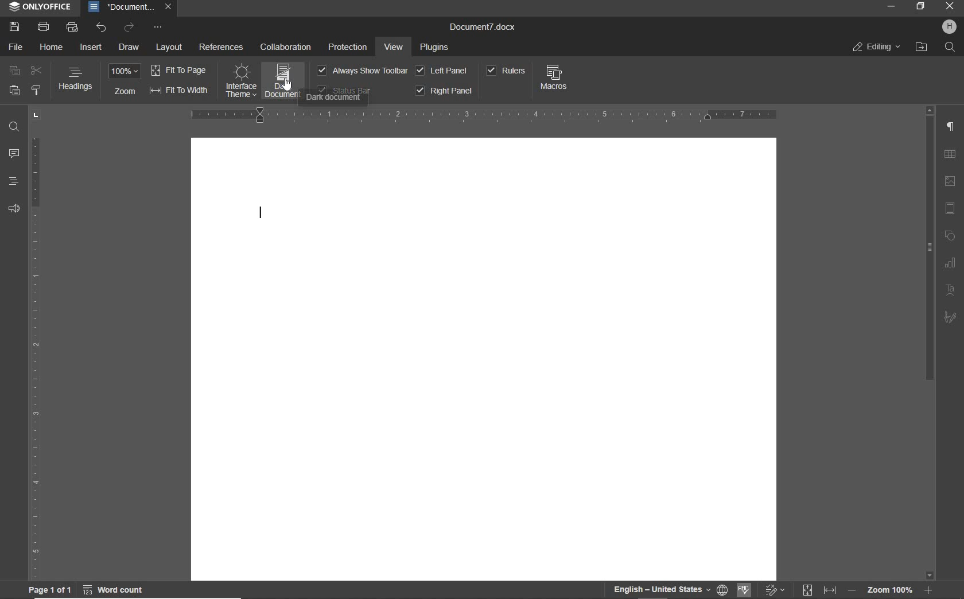 The width and height of the screenshot is (964, 599). What do you see at coordinates (950, 127) in the screenshot?
I see `PARAGRAPH SETTINGS` at bounding box center [950, 127].